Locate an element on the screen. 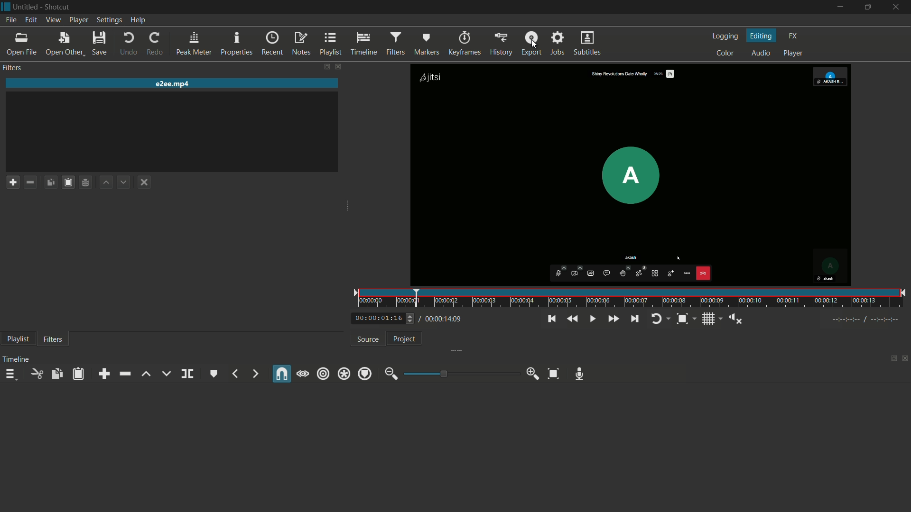 The width and height of the screenshot is (911, 512). open other is located at coordinates (64, 44).